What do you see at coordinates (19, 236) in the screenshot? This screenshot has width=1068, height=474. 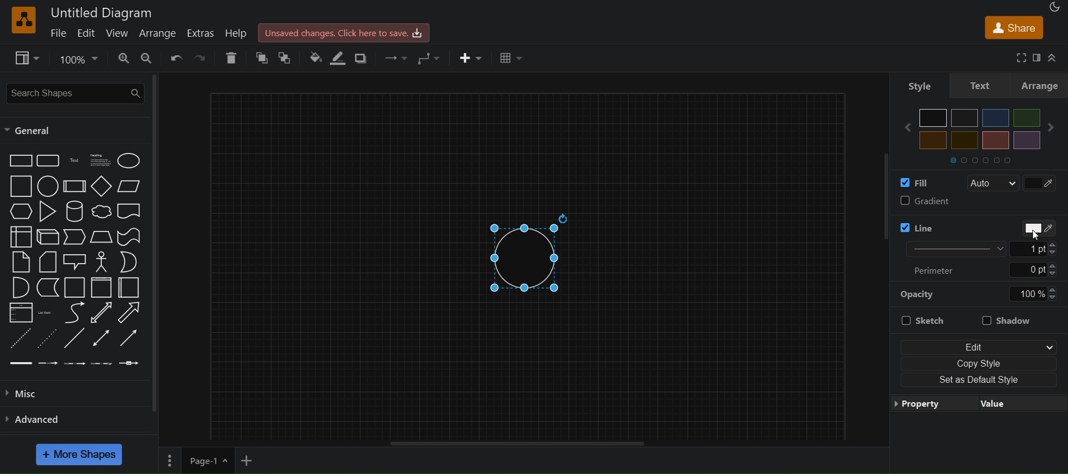 I see `internal storage` at bounding box center [19, 236].